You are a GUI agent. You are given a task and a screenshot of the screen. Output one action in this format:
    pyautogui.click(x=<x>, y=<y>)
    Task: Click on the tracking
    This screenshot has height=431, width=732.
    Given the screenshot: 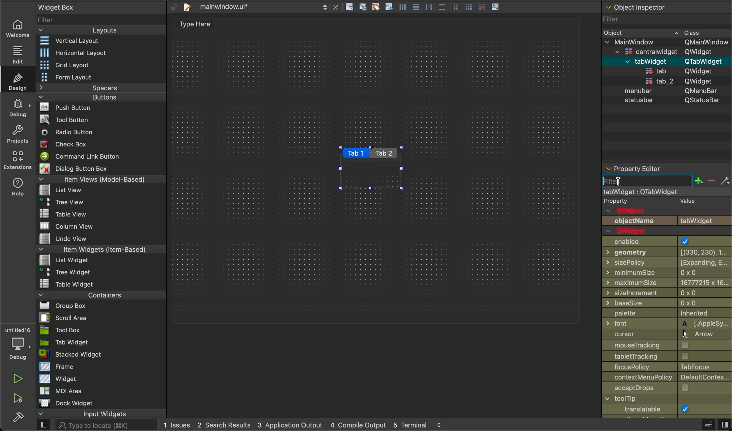 What is the action you would take?
    pyautogui.click(x=666, y=356)
    